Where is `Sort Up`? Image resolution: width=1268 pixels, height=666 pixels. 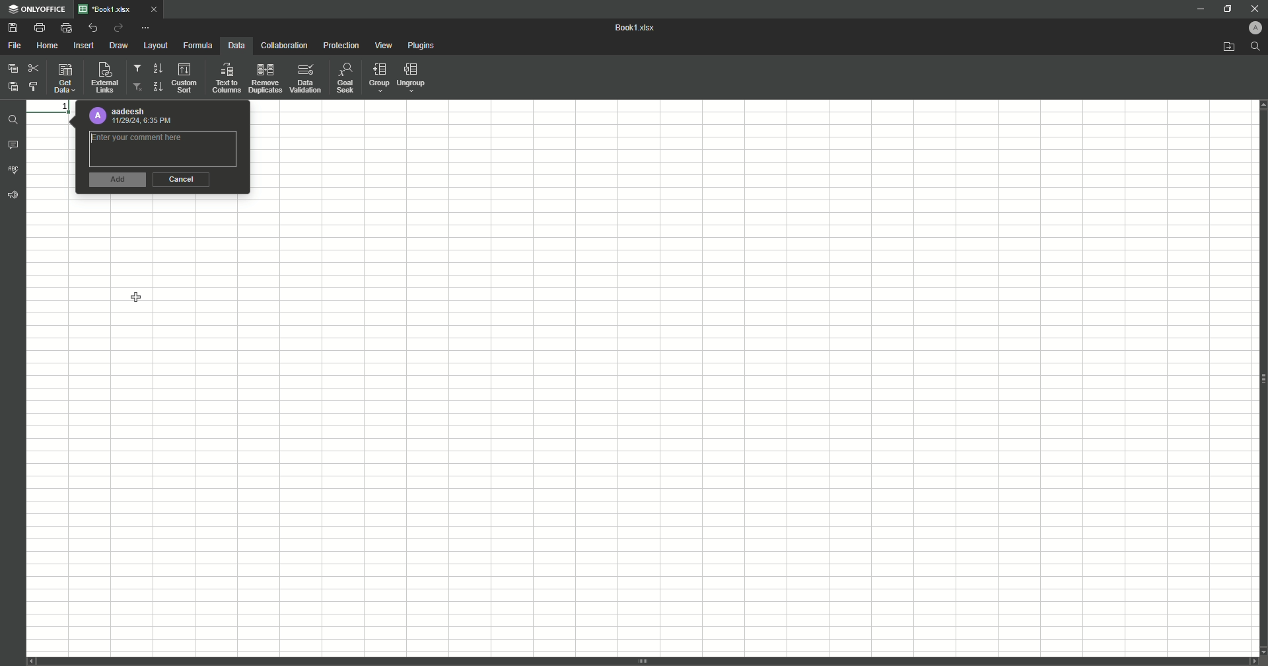 Sort Up is located at coordinates (157, 87).